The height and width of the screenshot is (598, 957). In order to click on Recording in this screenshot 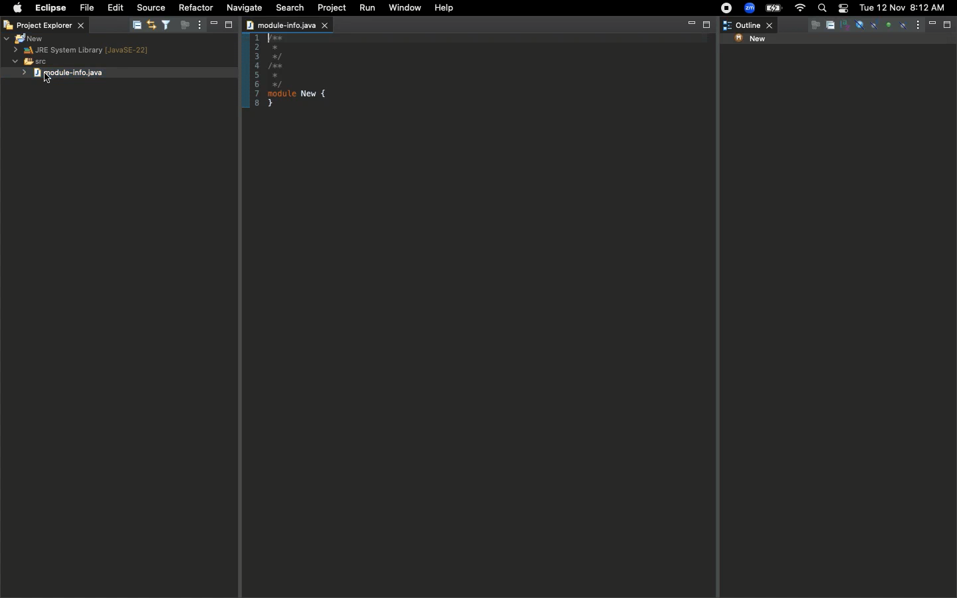, I will do `click(723, 8)`.